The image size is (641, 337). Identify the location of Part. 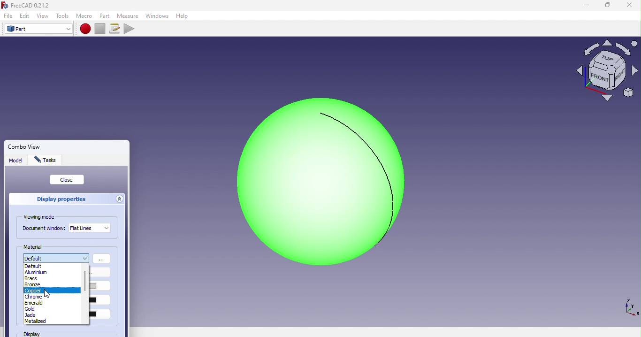
(106, 15).